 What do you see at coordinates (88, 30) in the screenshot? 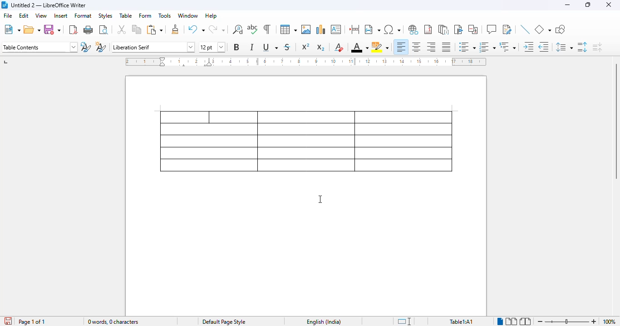
I see `print` at bounding box center [88, 30].